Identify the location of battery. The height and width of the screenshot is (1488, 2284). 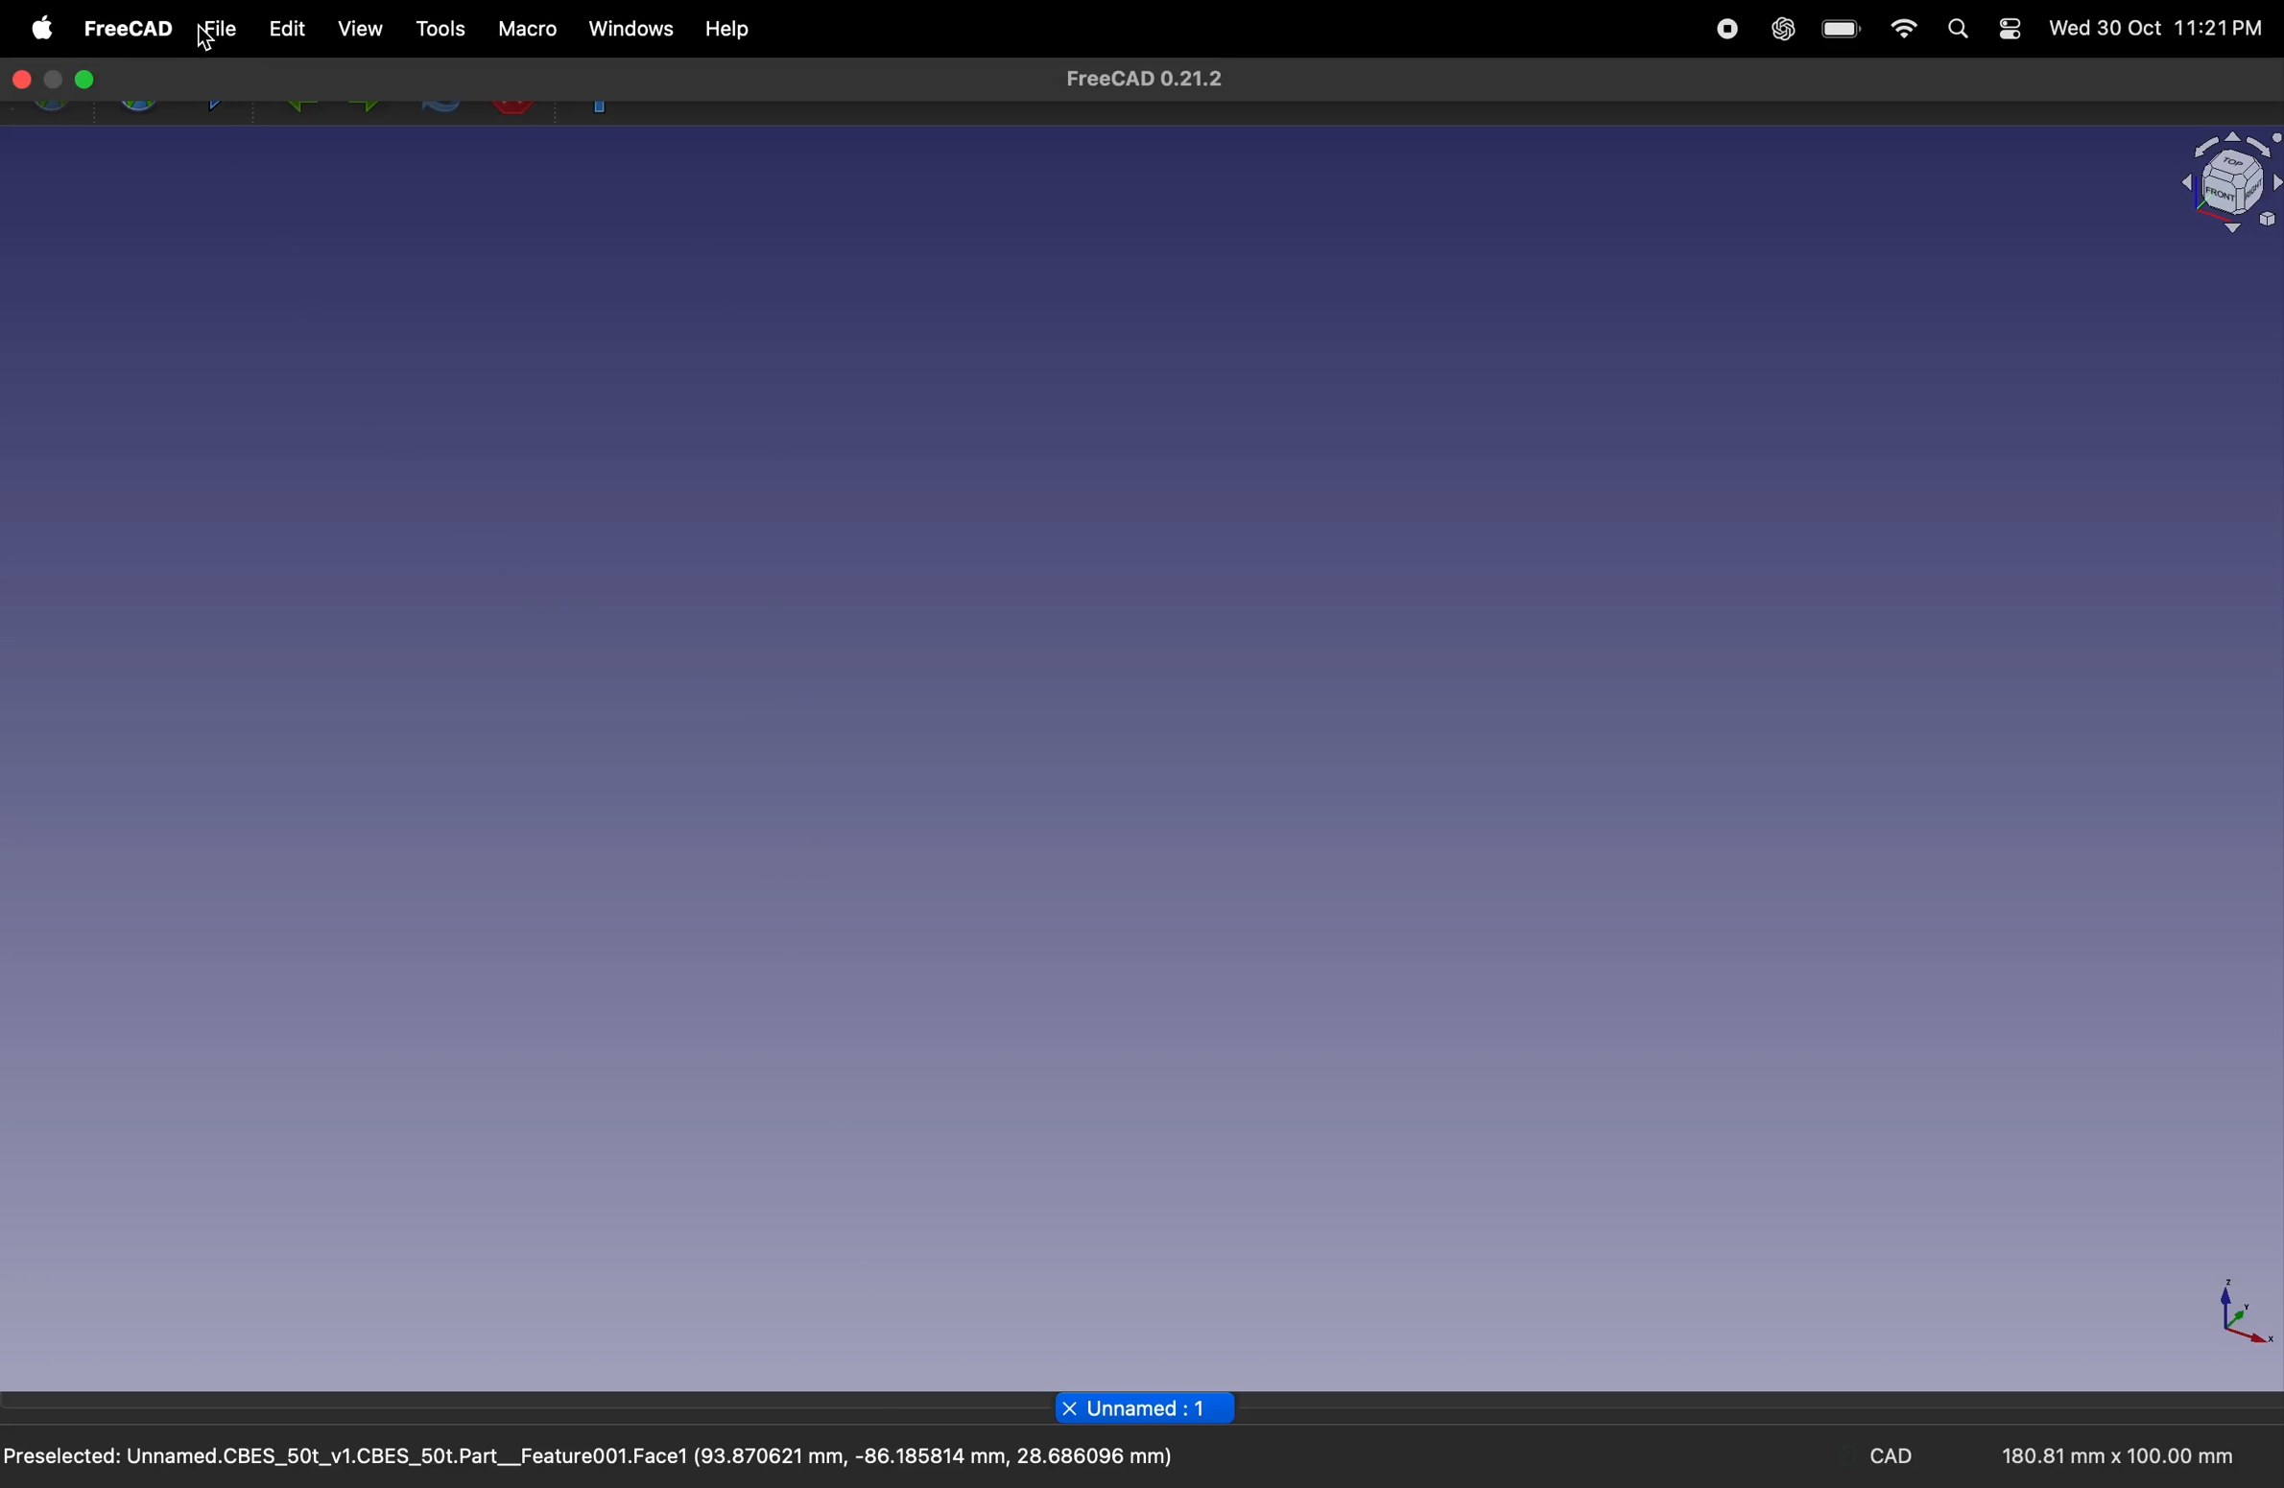
(1839, 31).